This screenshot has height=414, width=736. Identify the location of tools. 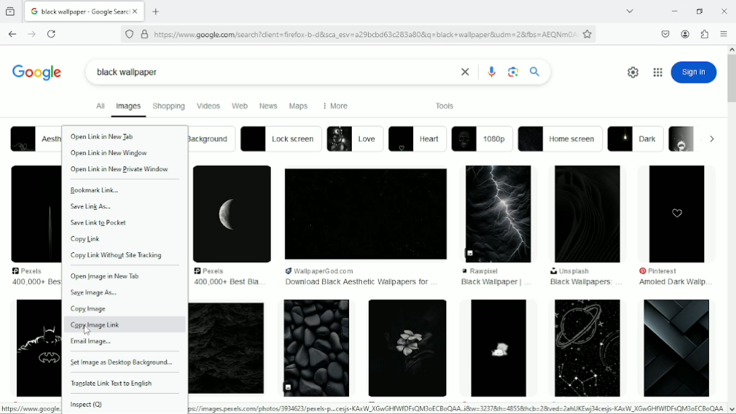
(446, 105).